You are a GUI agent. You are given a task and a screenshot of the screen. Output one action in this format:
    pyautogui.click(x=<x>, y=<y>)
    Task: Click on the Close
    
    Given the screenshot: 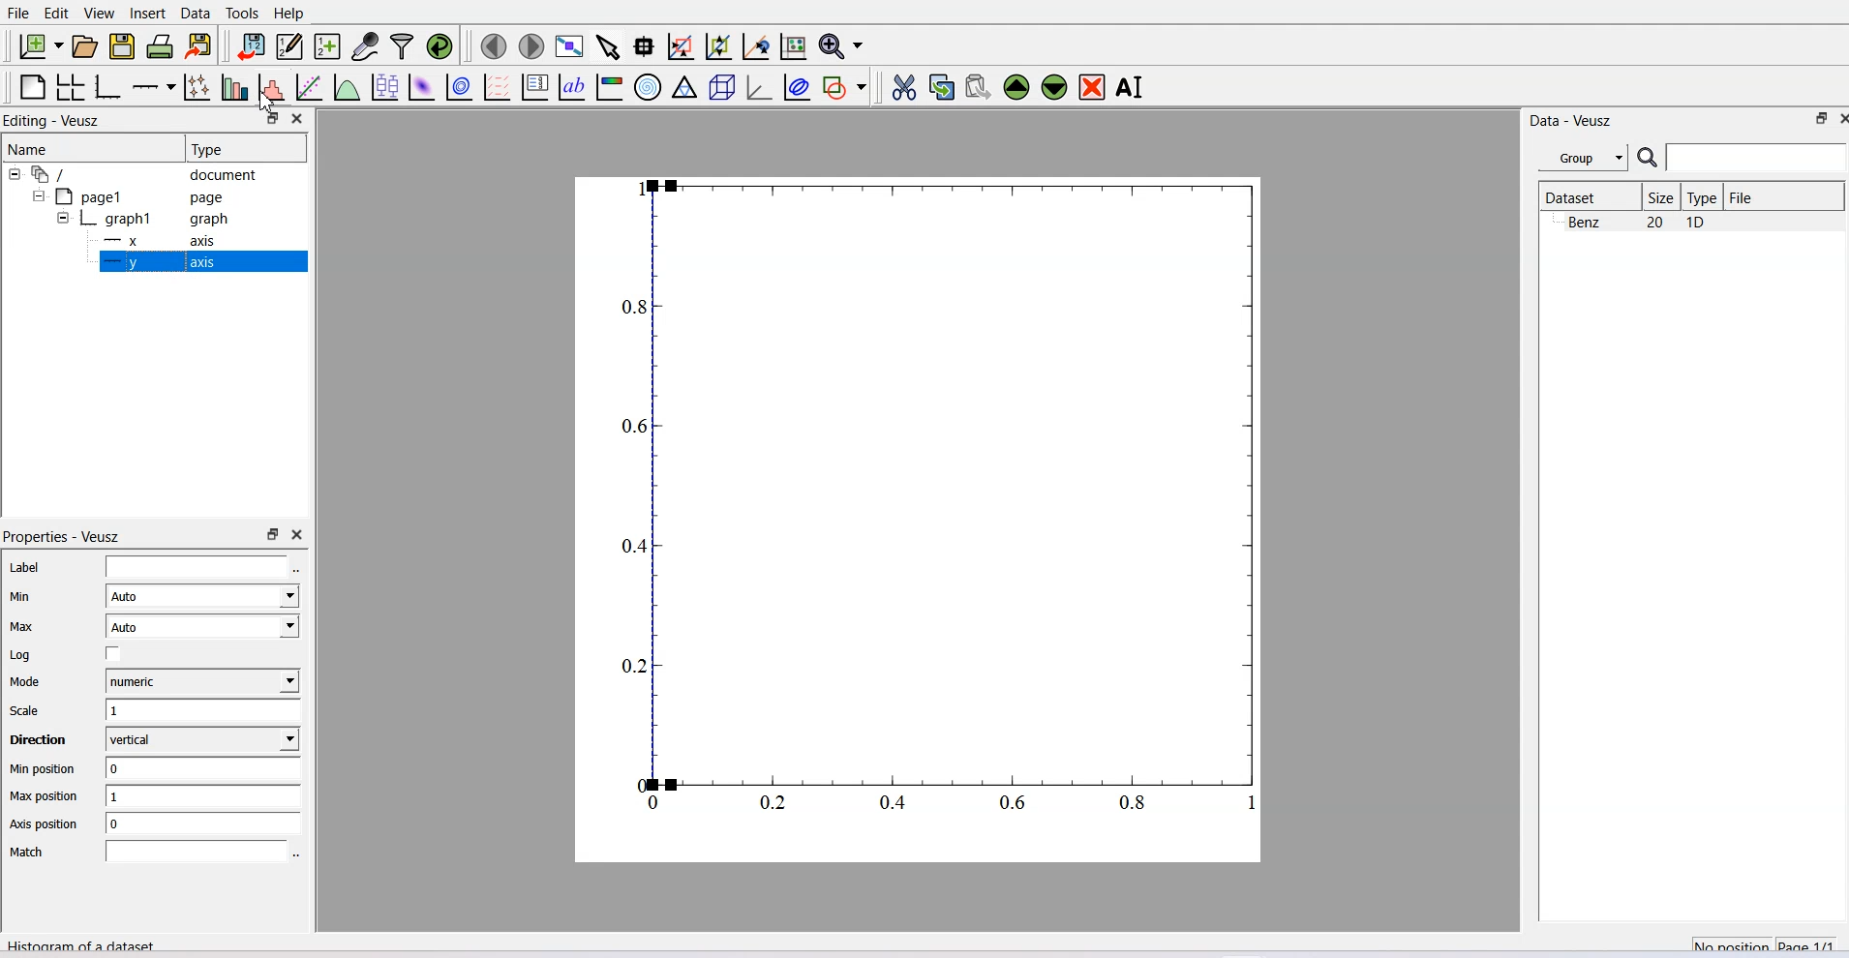 What is the action you would take?
    pyautogui.click(x=1825, y=119)
    